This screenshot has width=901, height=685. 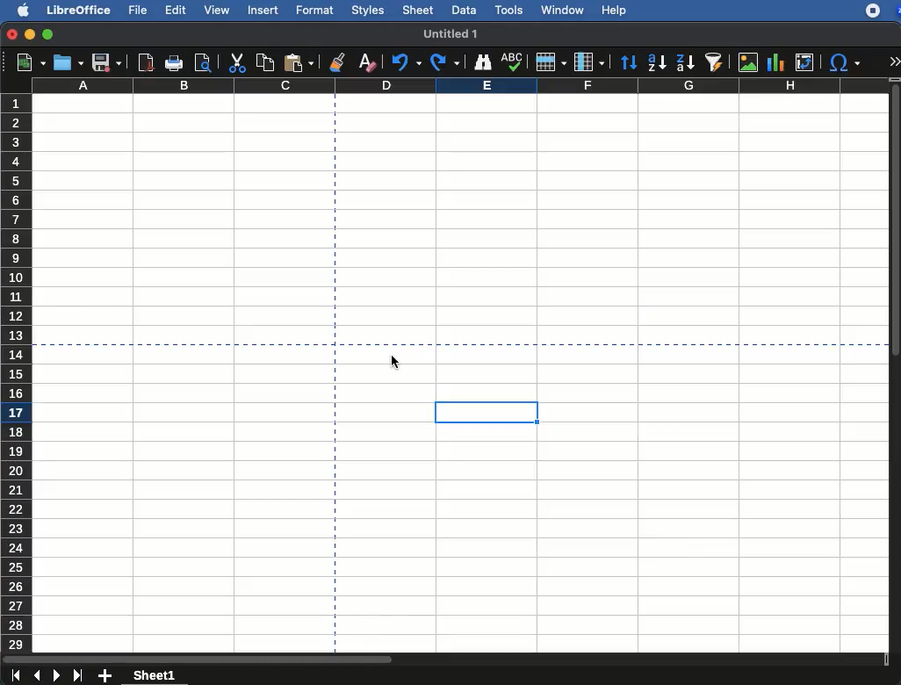 I want to click on column, so click(x=588, y=61).